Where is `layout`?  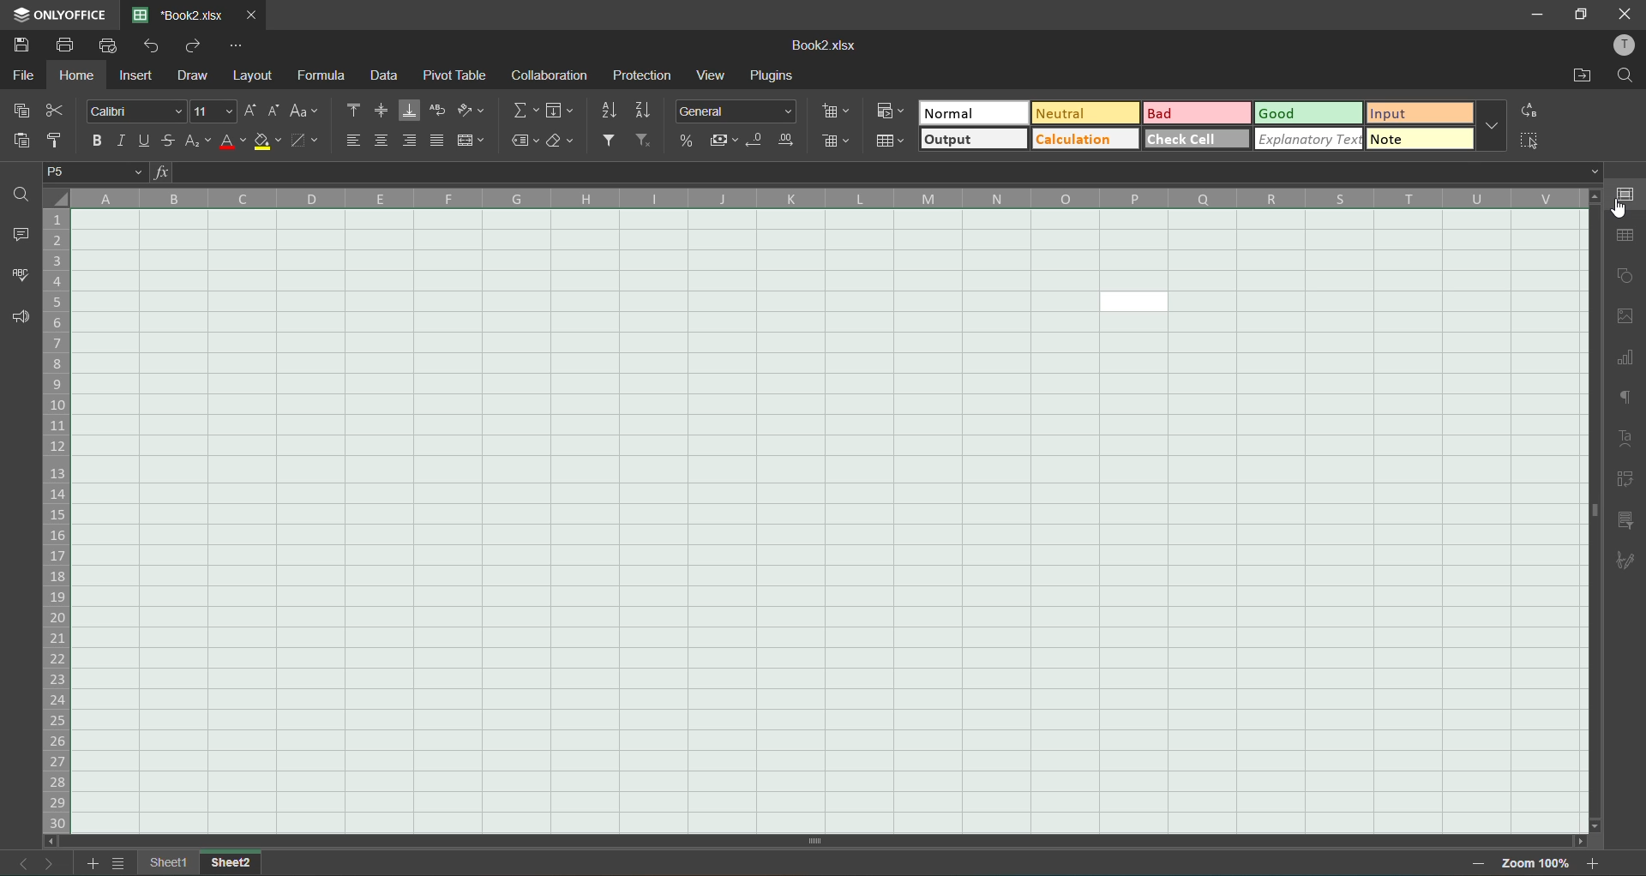 layout is located at coordinates (252, 77).